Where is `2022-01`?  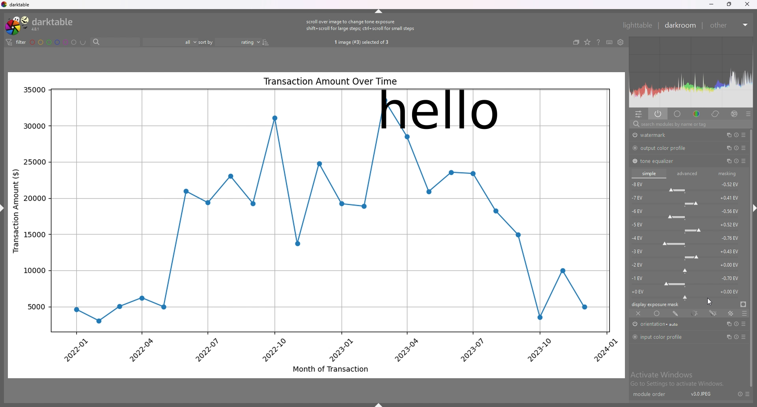
2022-01 is located at coordinates (79, 350).